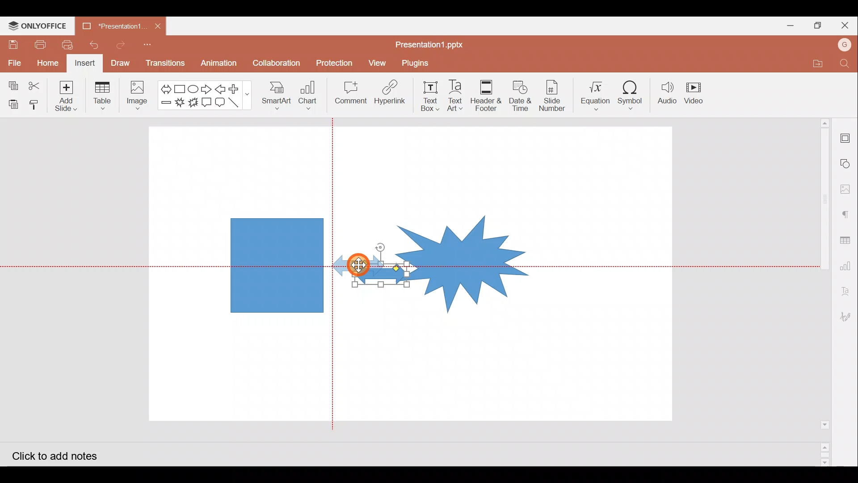  Describe the element at coordinates (238, 88) in the screenshot. I see `Plus` at that location.